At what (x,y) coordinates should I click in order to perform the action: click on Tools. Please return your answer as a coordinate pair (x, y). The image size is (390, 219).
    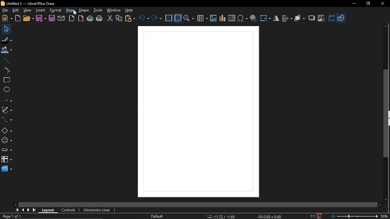
    Looking at the image, I should click on (98, 10).